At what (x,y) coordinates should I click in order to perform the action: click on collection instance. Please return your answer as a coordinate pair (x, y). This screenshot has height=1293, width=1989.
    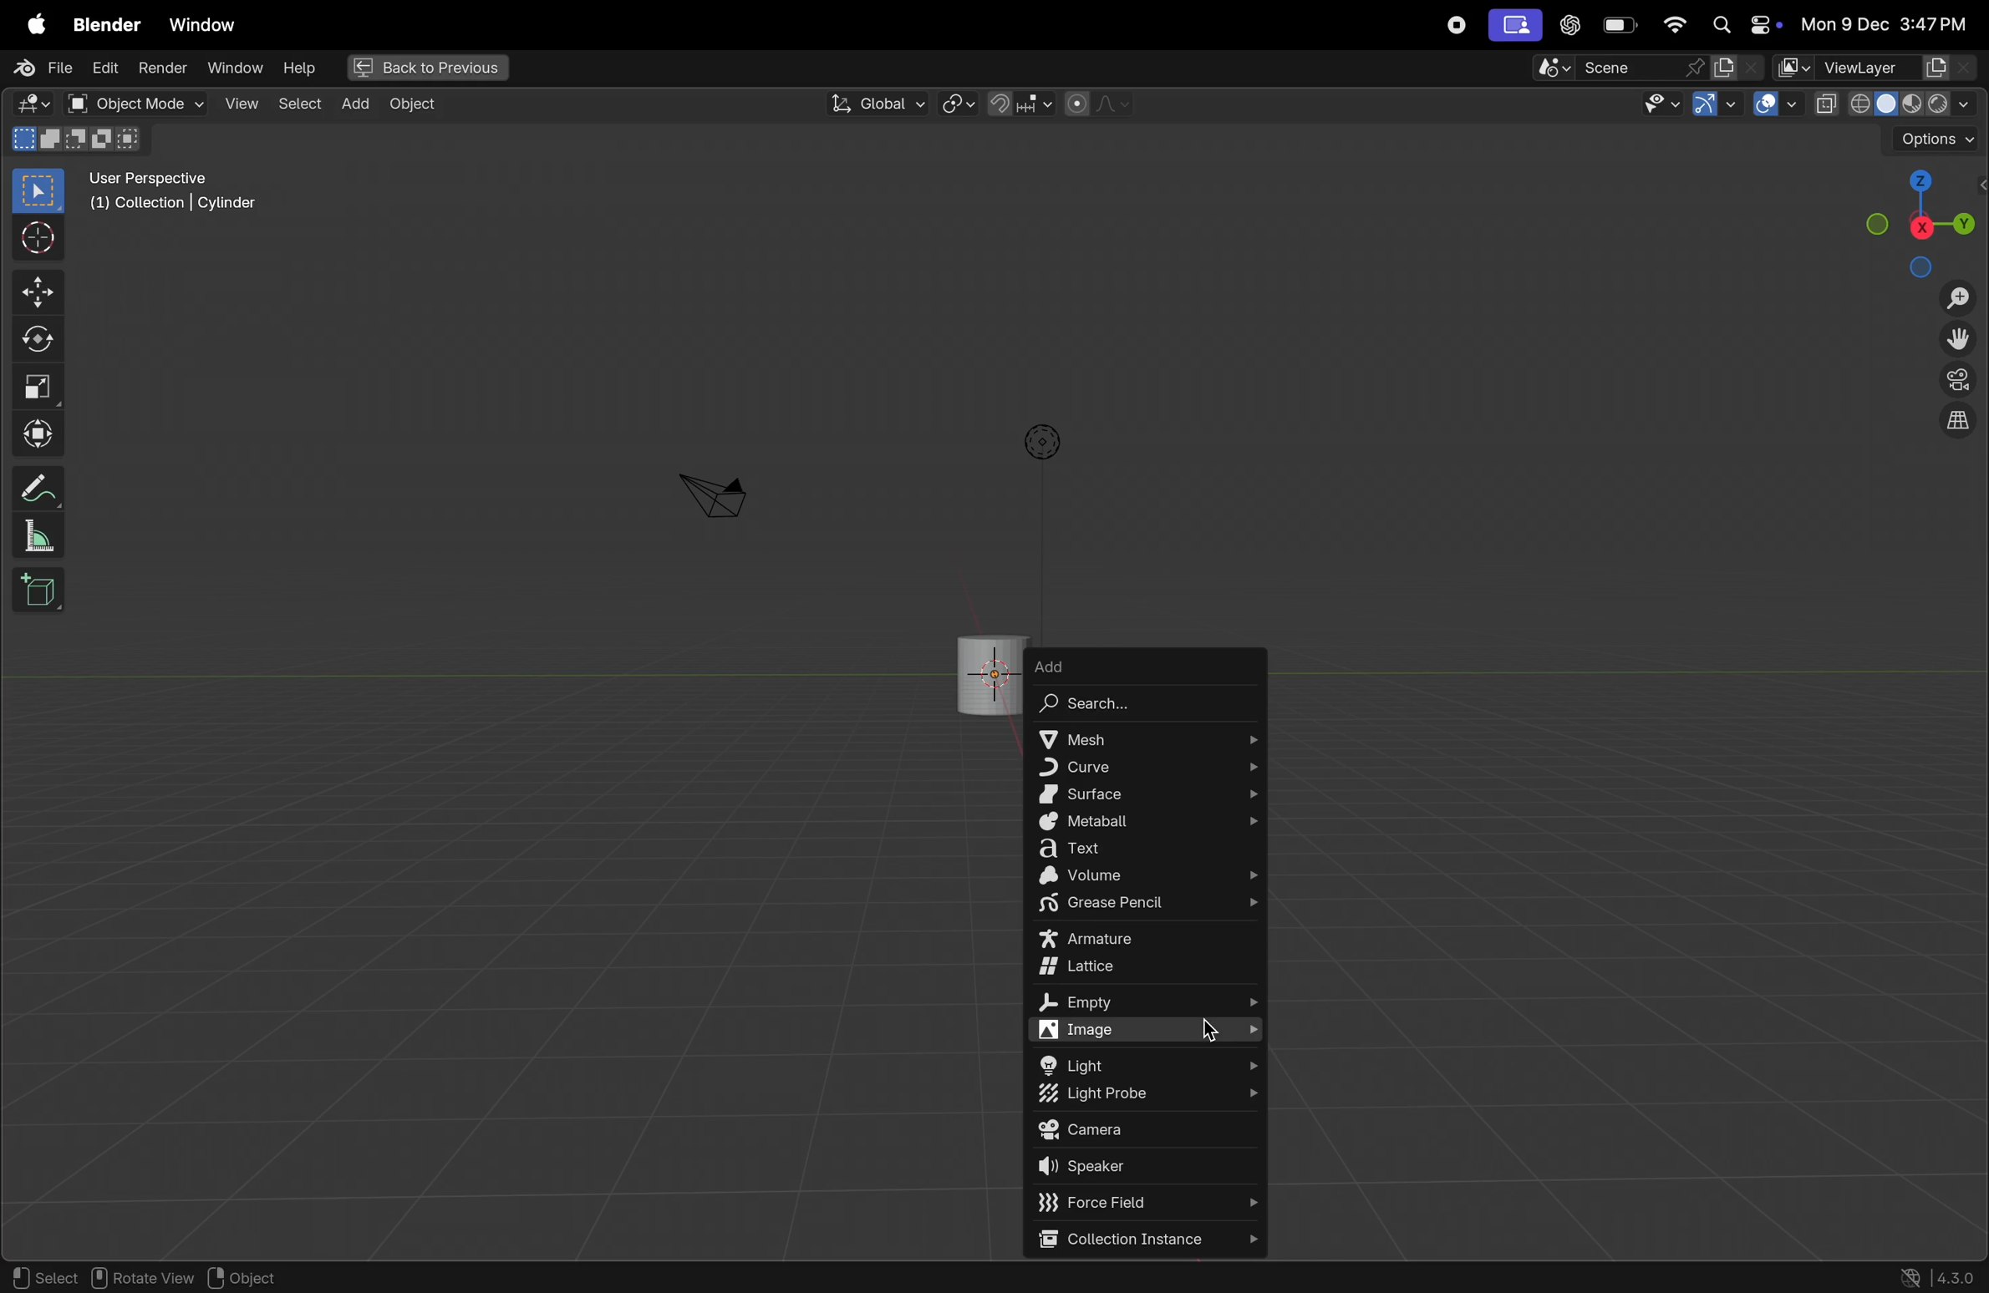
    Looking at the image, I should click on (1145, 1240).